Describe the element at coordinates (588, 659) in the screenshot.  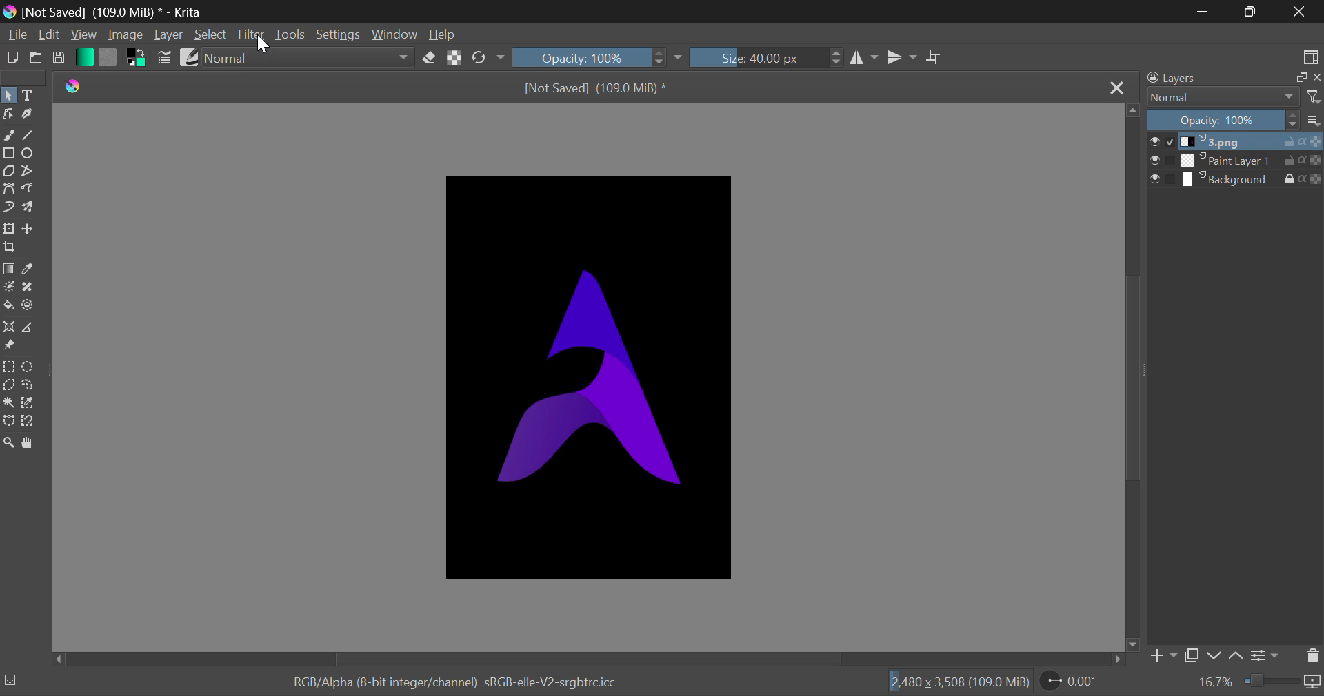
I see `Scroll Bar` at that location.